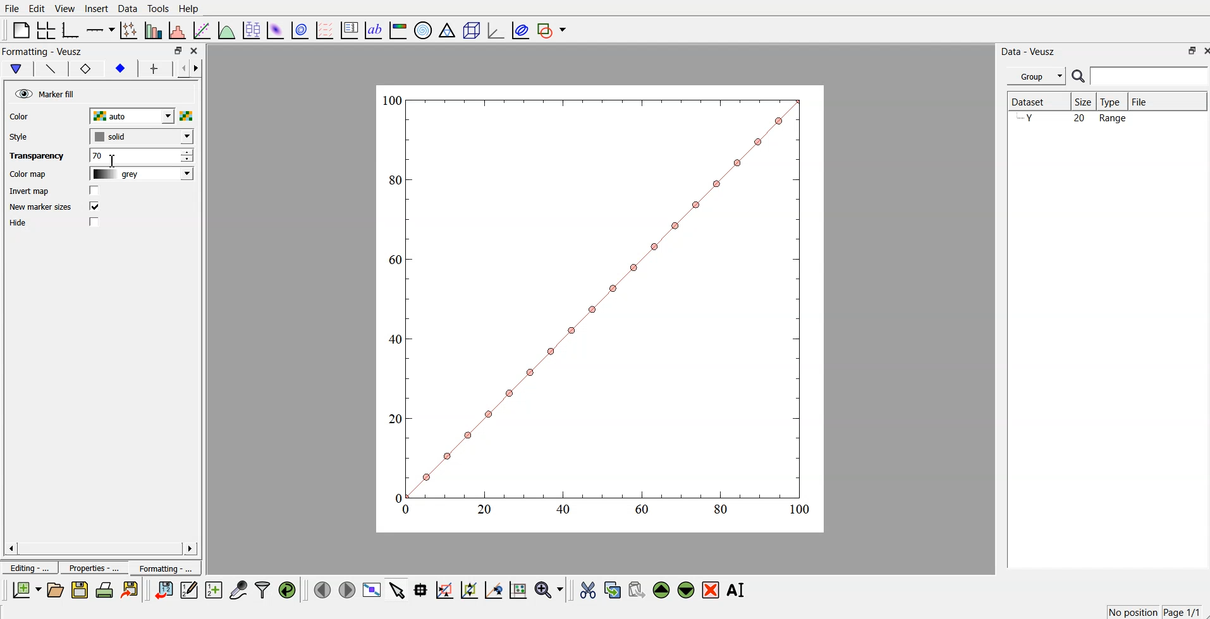 The width and height of the screenshot is (1210, 619). Describe the element at coordinates (1036, 102) in the screenshot. I see `Dataset` at that location.